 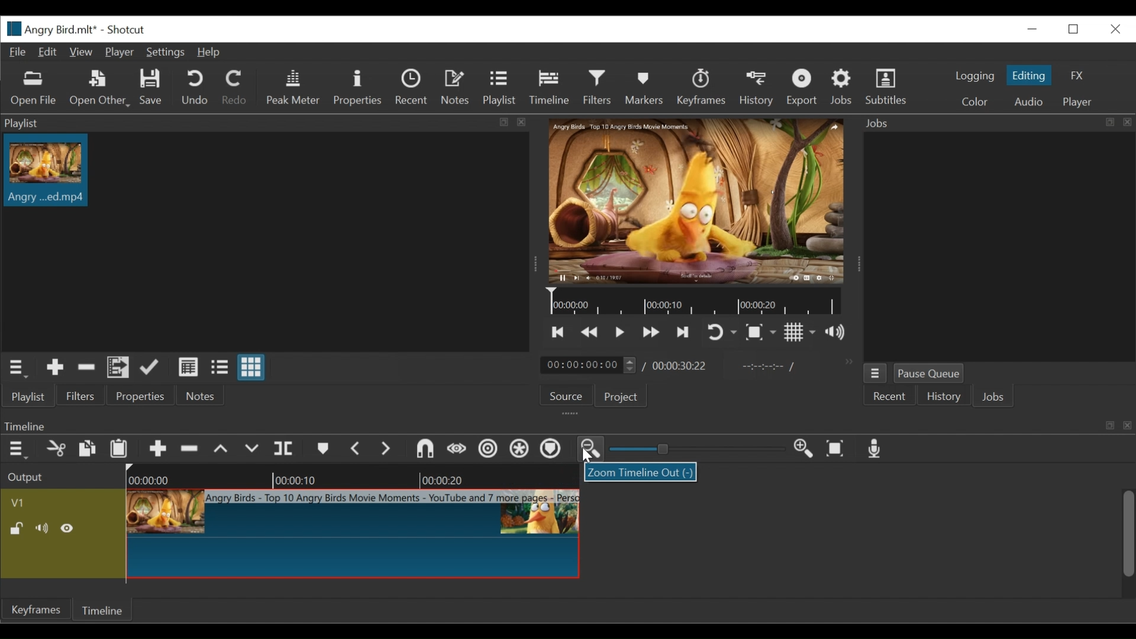 I want to click on Playlist, so click(x=499, y=86).